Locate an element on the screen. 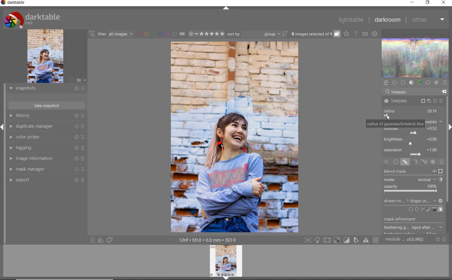 This screenshot has width=452, height=280. set keyboard shortcuts is located at coordinates (365, 34).